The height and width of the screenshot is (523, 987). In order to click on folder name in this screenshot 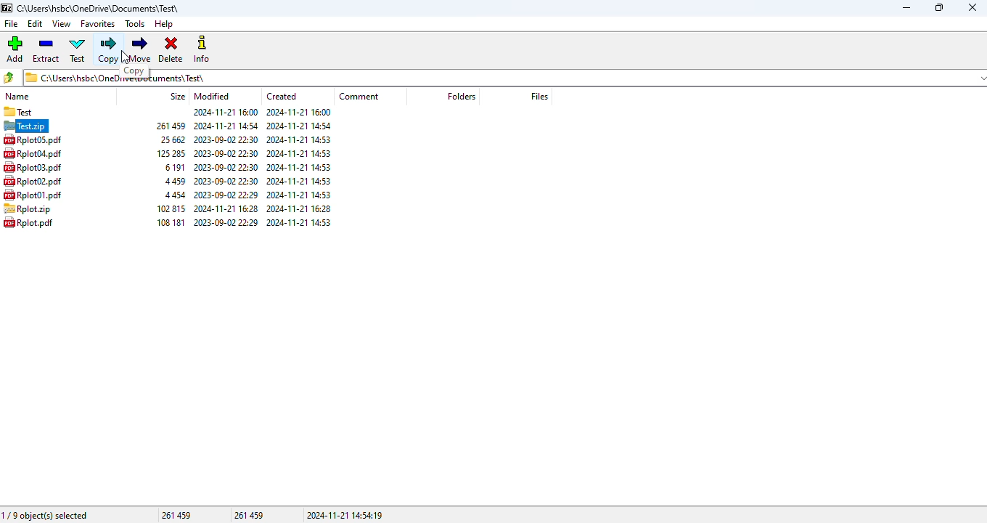, I will do `click(98, 8)`.